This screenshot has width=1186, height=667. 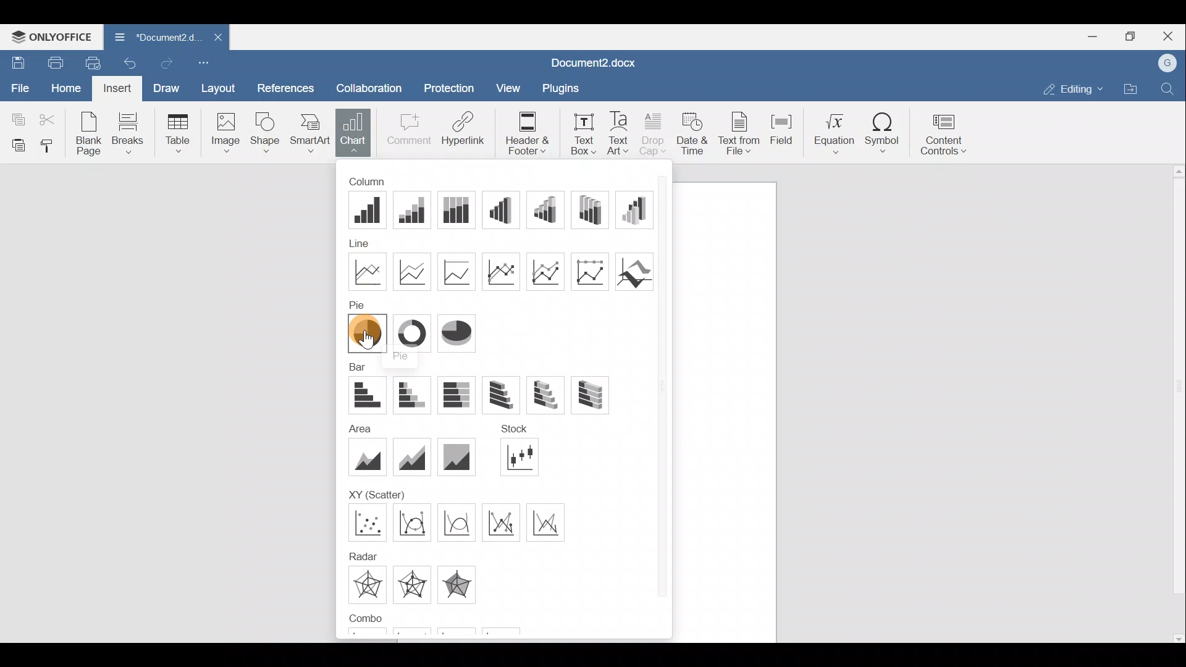 What do you see at coordinates (1170, 86) in the screenshot?
I see `Find` at bounding box center [1170, 86].